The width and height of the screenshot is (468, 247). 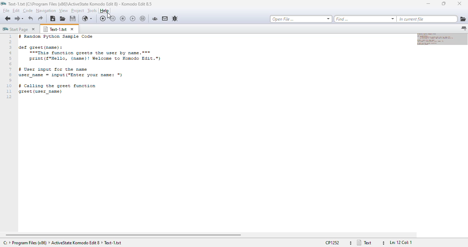 What do you see at coordinates (62, 19) in the screenshot?
I see `open file` at bounding box center [62, 19].